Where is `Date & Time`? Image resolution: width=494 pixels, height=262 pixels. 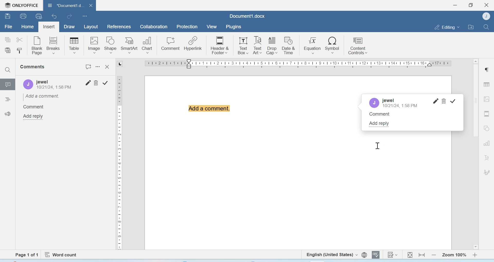 Date & Time is located at coordinates (289, 45).